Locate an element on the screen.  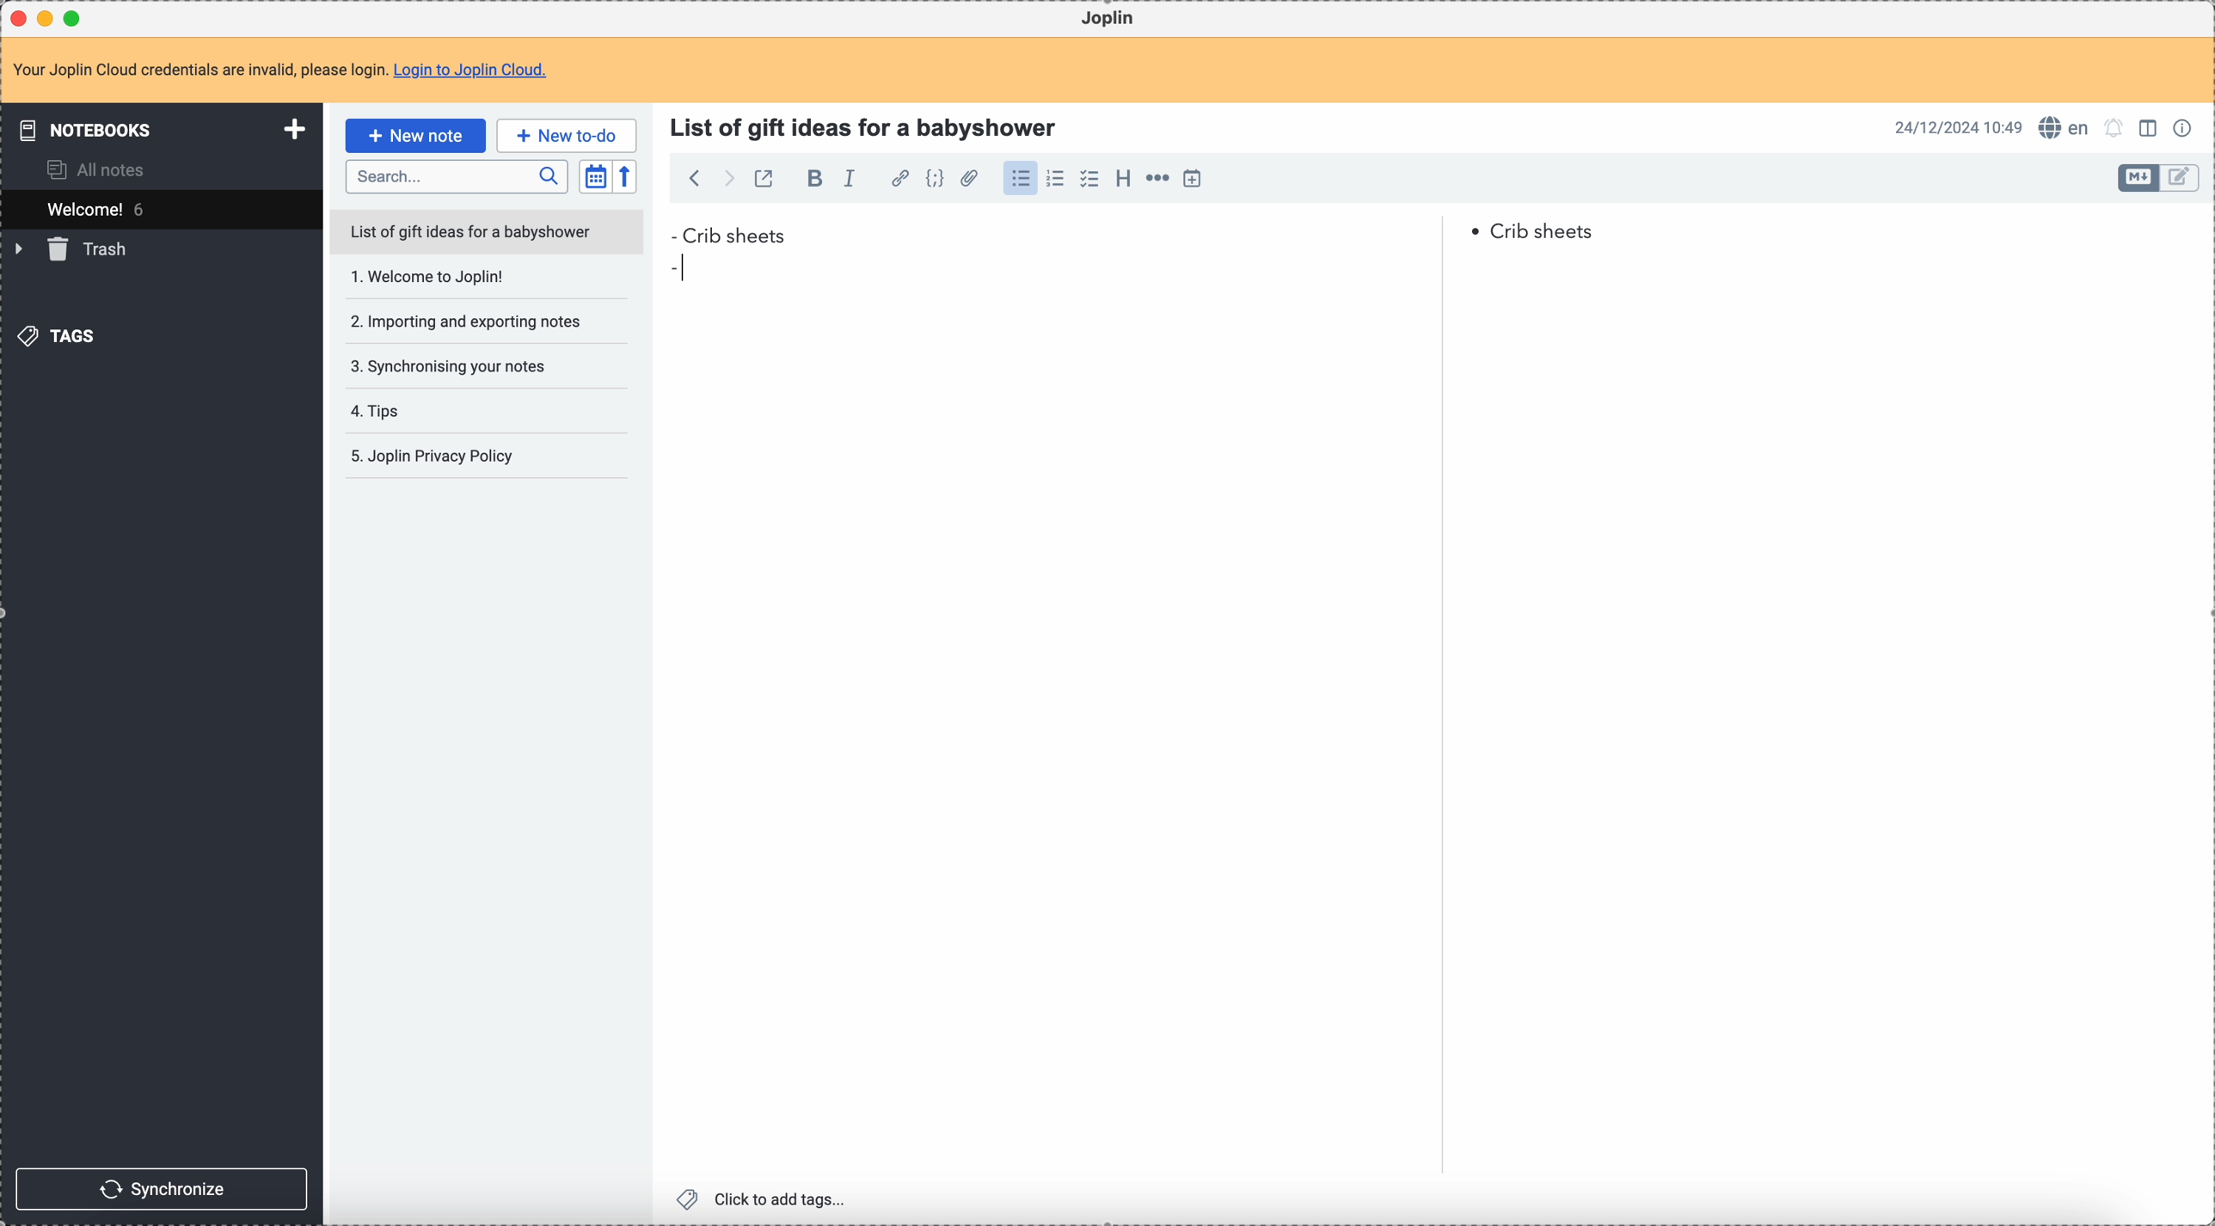
note properties is located at coordinates (2186, 126).